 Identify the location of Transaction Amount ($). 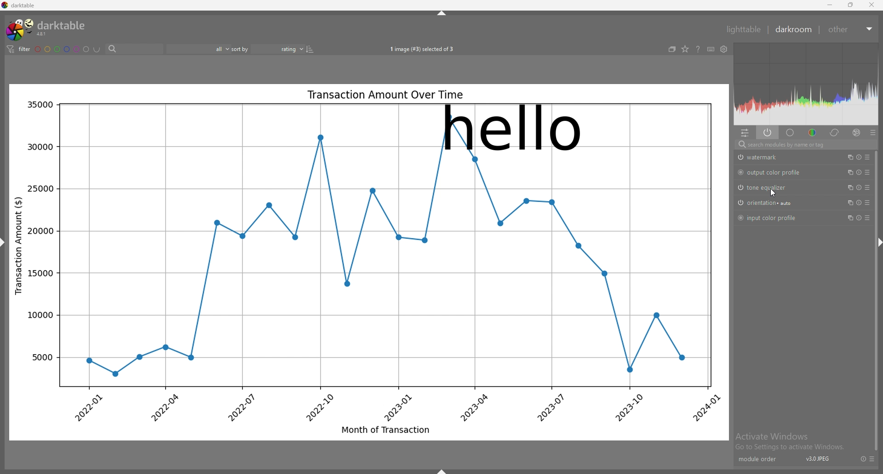
(19, 245).